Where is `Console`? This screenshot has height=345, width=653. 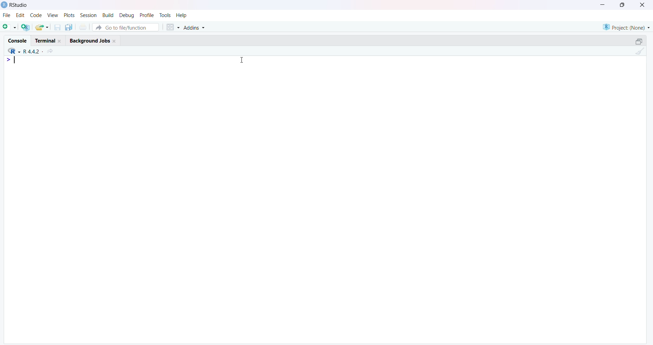
Console is located at coordinates (18, 39).